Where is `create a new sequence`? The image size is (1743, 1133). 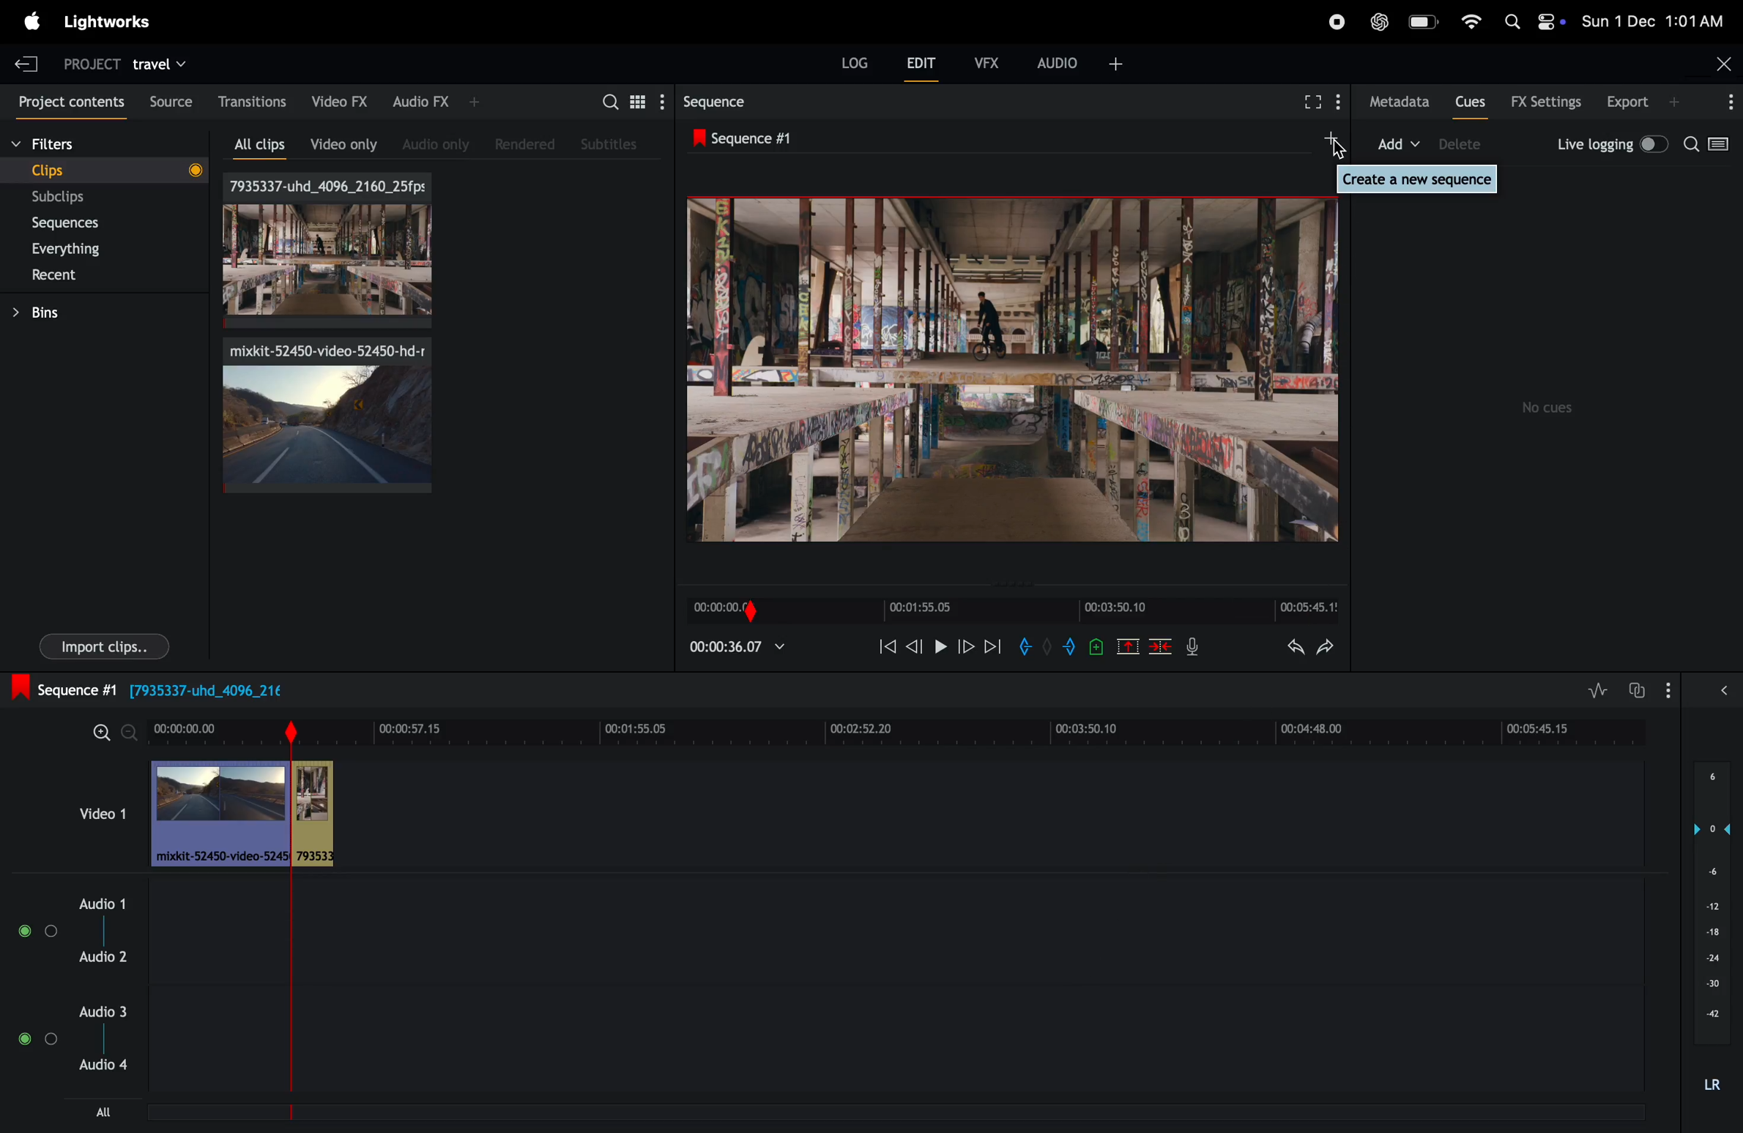 create a new sequence is located at coordinates (1418, 177).